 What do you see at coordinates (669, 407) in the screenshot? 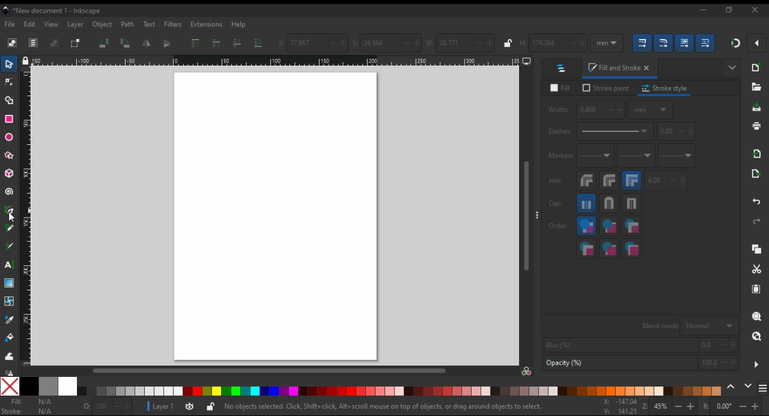
I see `zoom im/zoom out` at bounding box center [669, 407].